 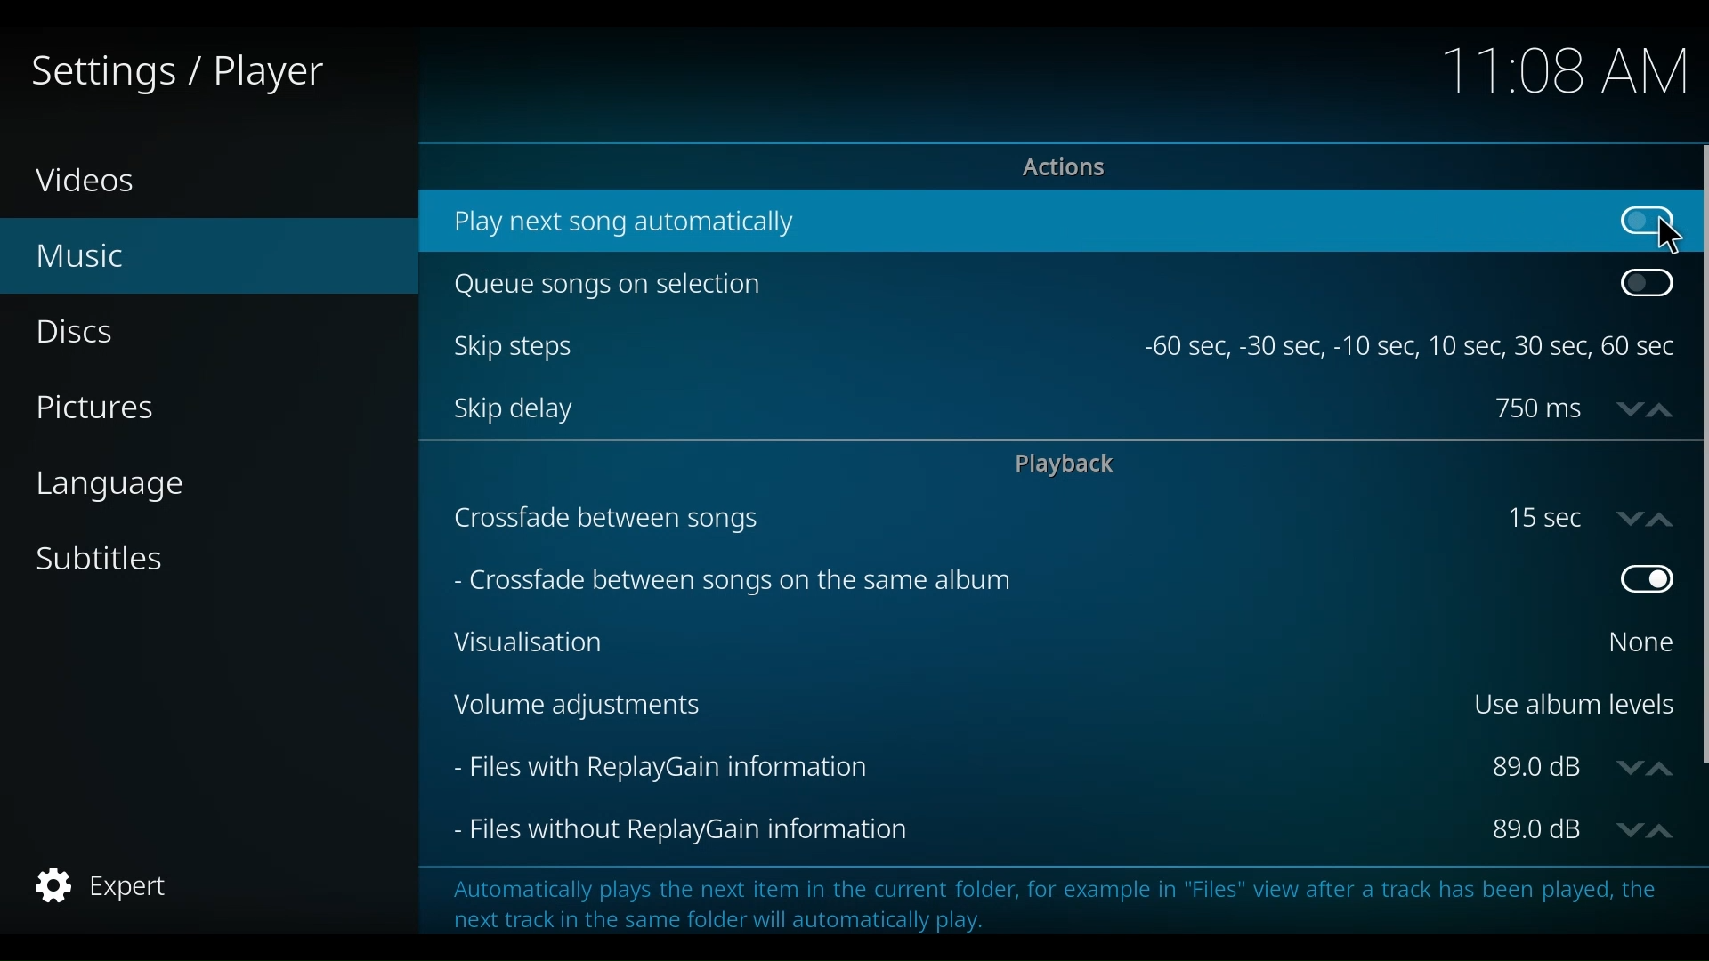 I want to click on down, so click(x=1624, y=407).